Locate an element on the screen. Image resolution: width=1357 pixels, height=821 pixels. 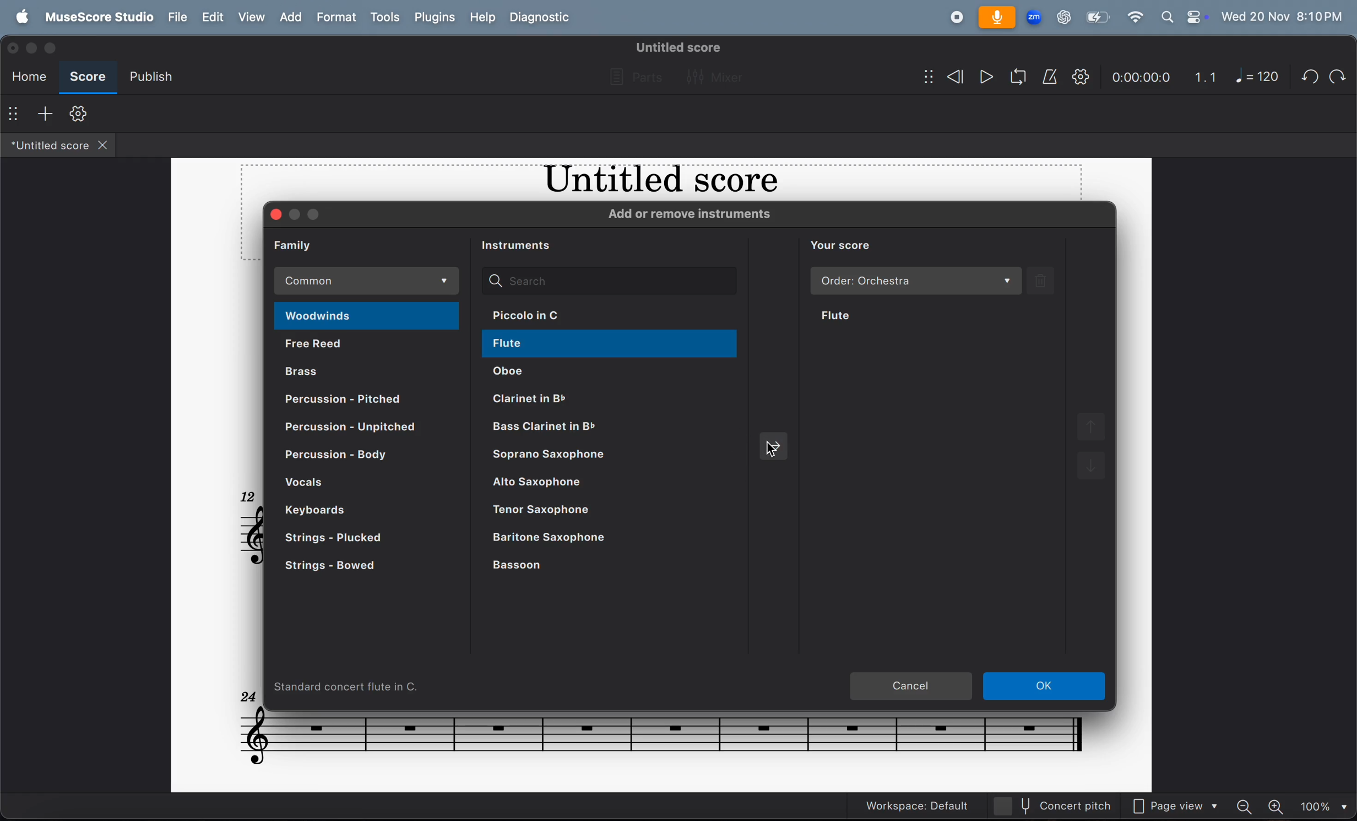
cancel is located at coordinates (911, 688).